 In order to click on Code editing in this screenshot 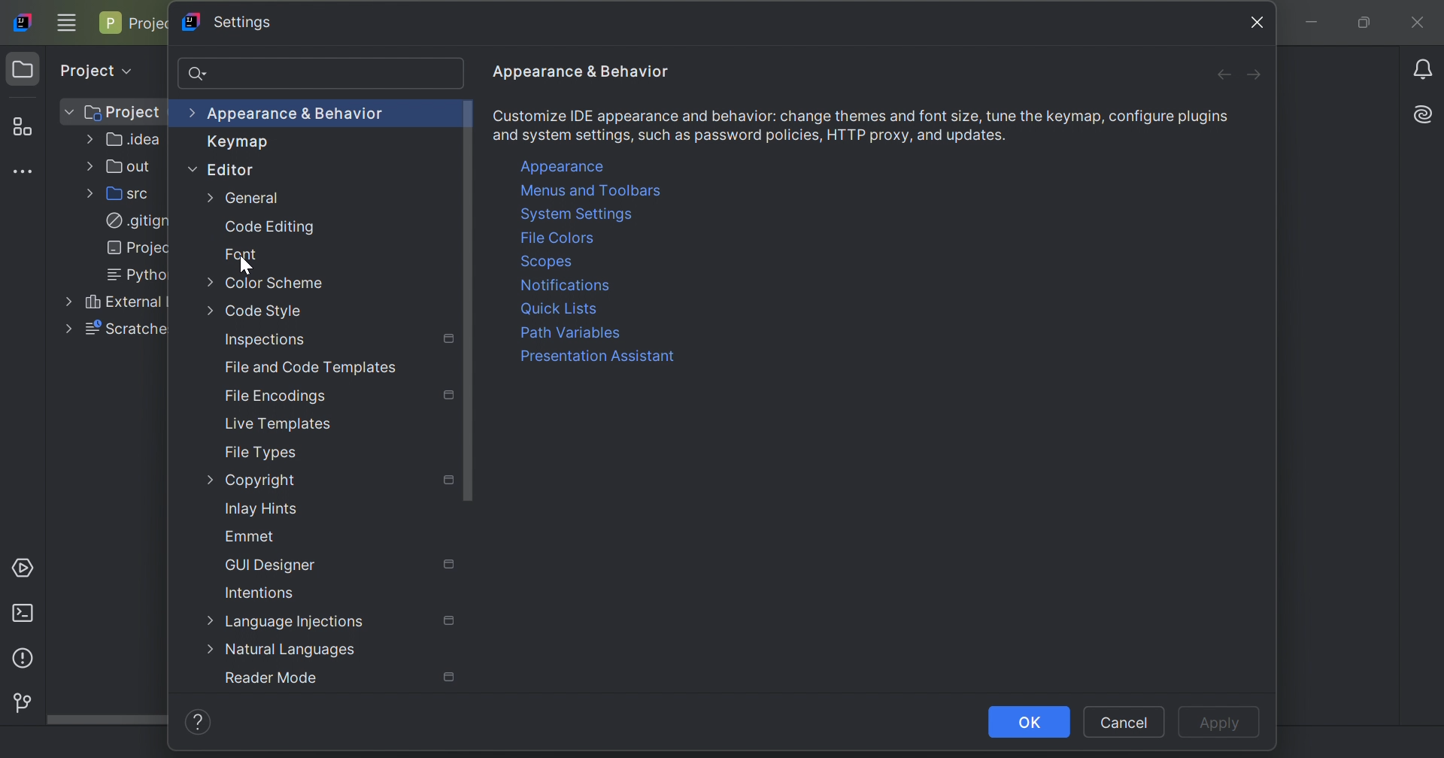, I will do `click(271, 228)`.